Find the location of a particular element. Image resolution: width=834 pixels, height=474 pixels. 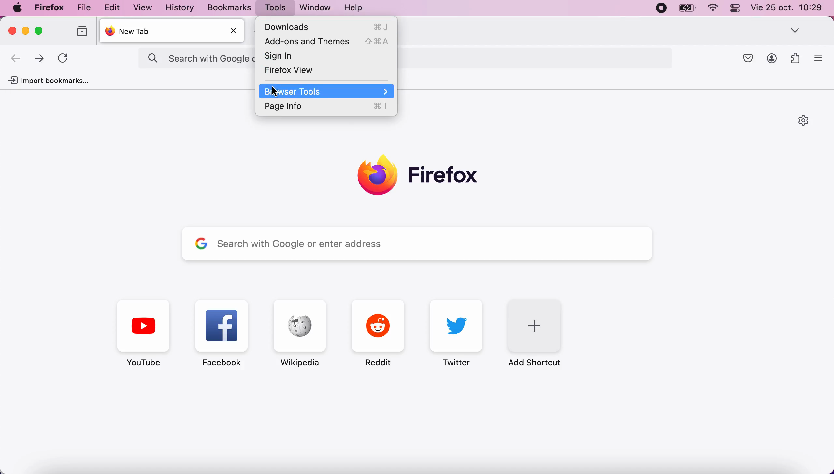

Cursor is located at coordinates (277, 92).